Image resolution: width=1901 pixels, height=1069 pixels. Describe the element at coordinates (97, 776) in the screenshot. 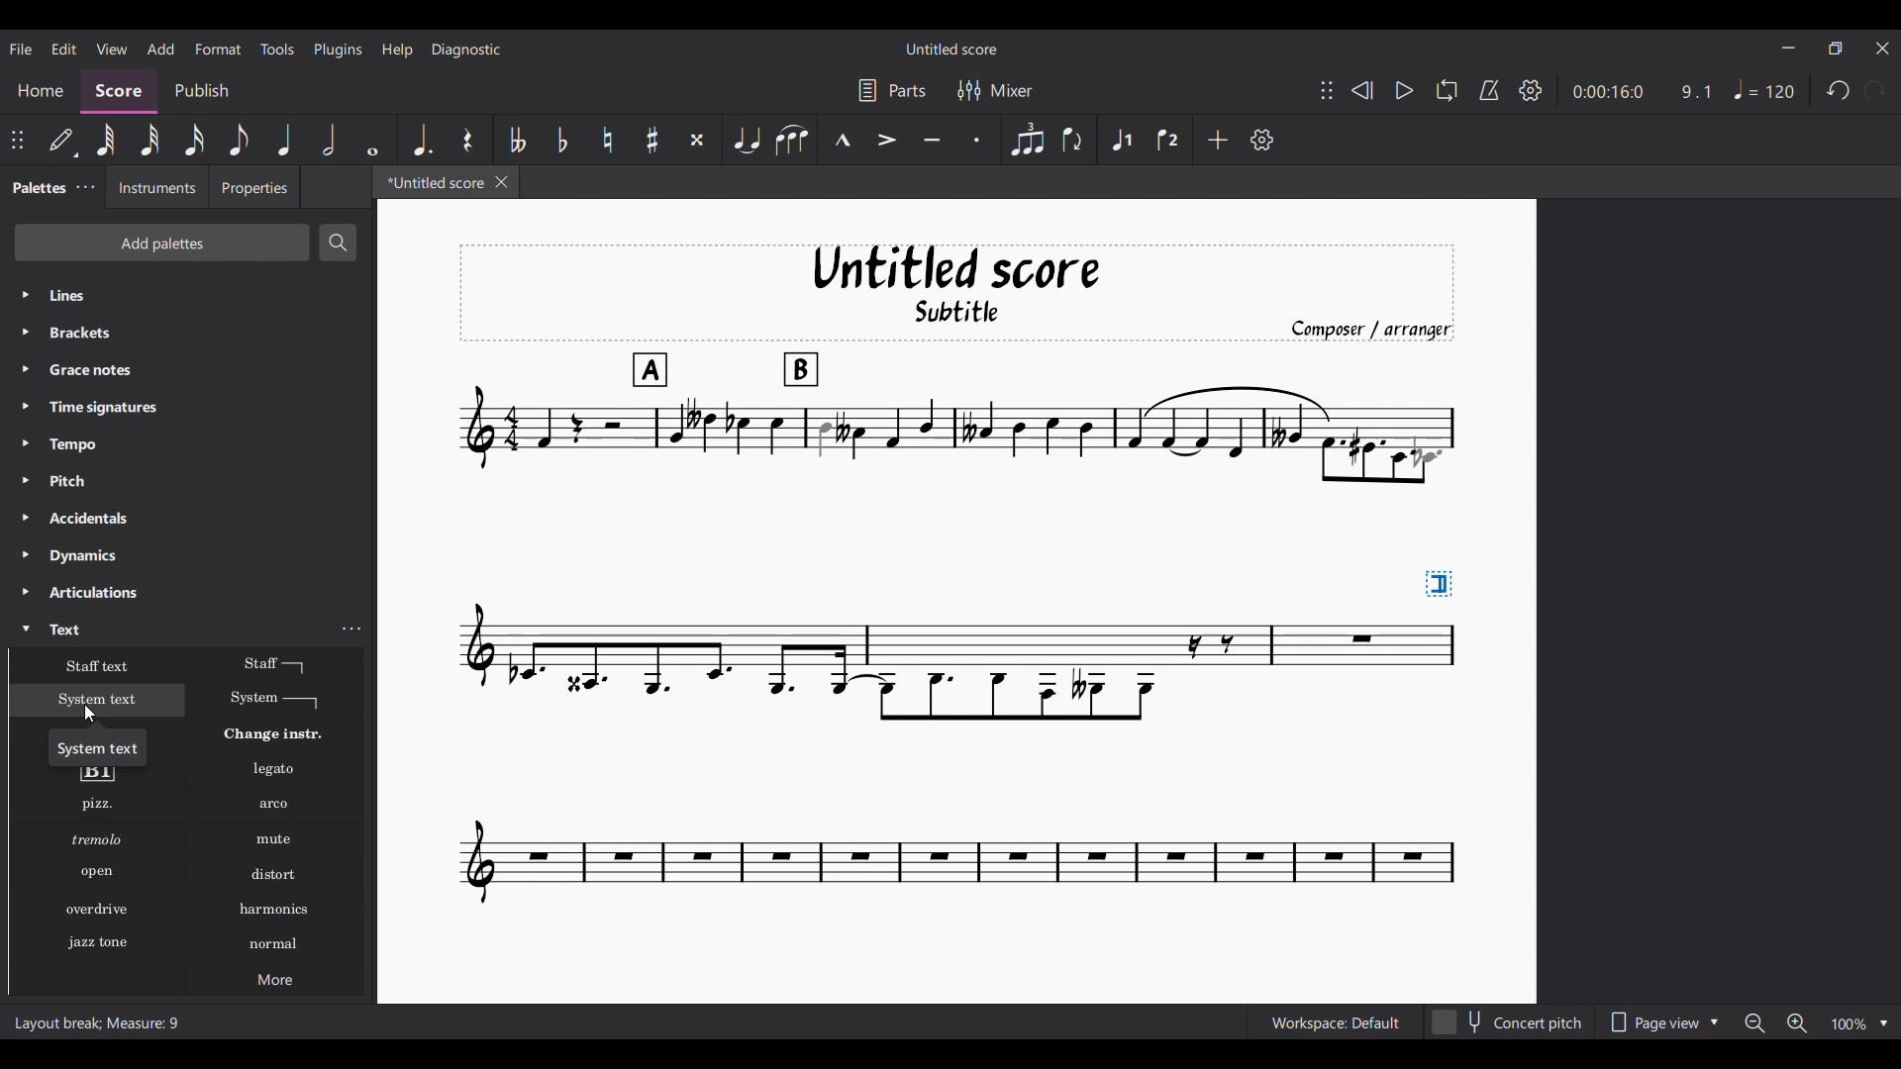

I see `Rehearsal mark` at that location.